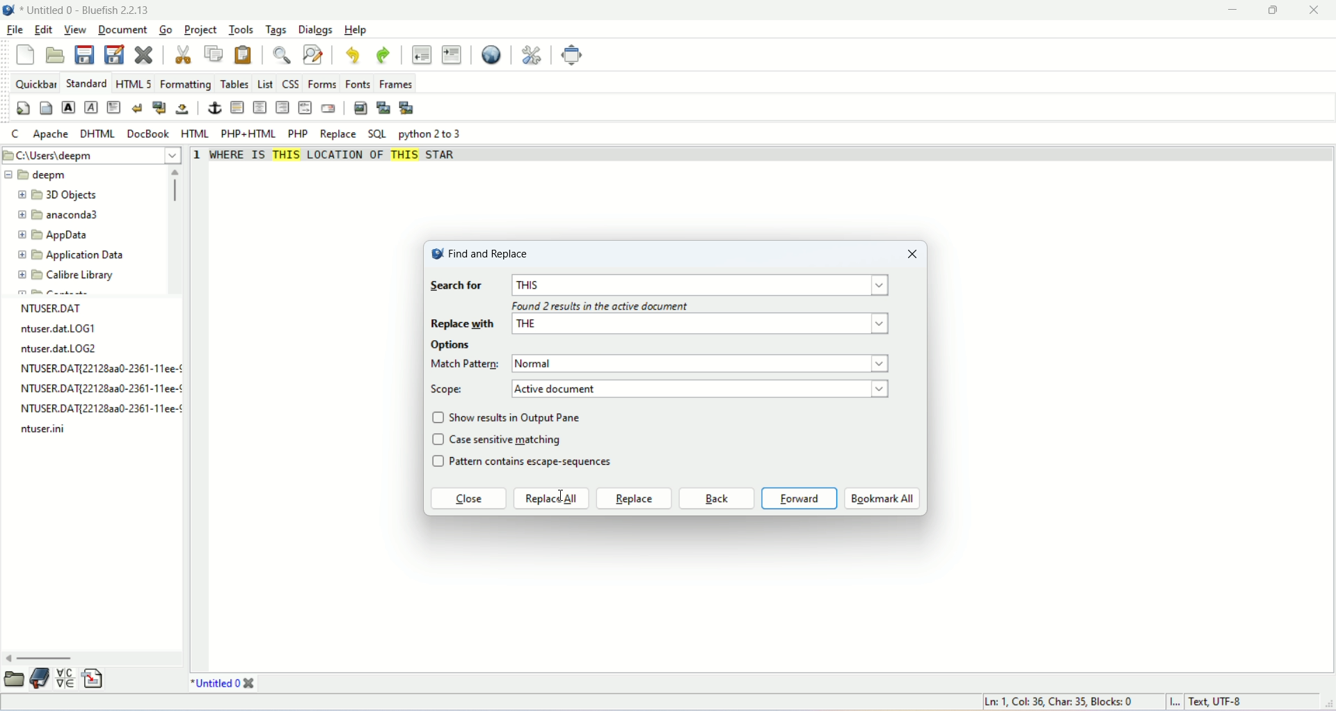 The height and width of the screenshot is (711, 1336). Describe the element at coordinates (239, 107) in the screenshot. I see `horizontal rule` at that location.